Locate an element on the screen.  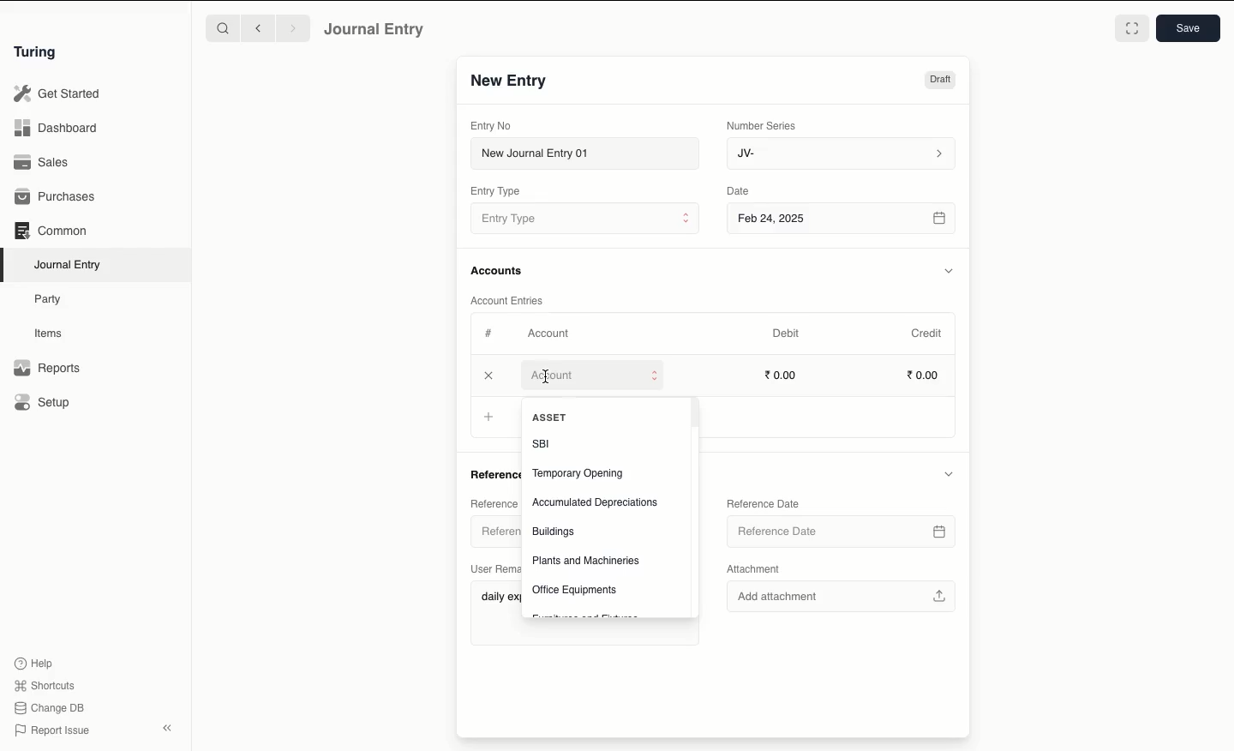
Change DB is located at coordinates (49, 708).